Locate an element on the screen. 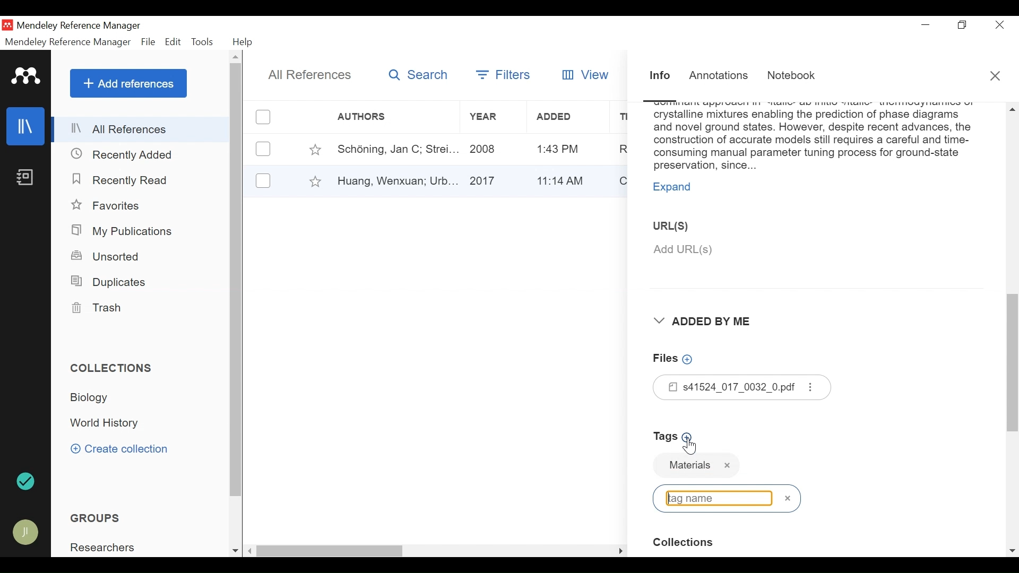 The width and height of the screenshot is (1019, 573). Recently Read is located at coordinates (126, 181).